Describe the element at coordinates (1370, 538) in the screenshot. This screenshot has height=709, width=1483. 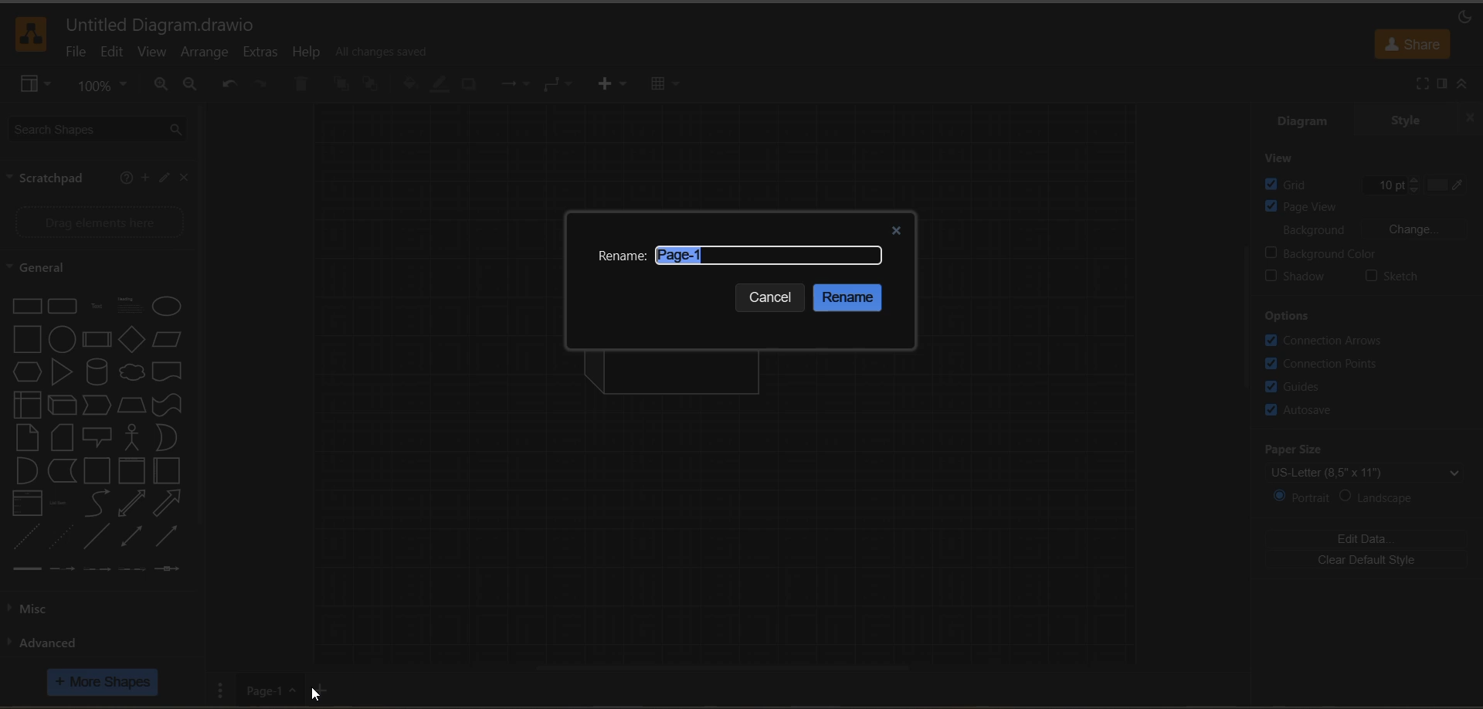
I see `edit data` at that location.